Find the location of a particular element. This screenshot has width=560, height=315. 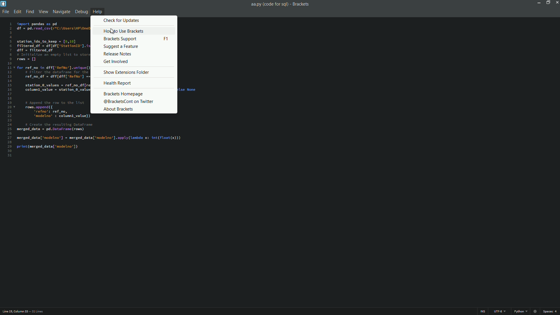

maximize is located at coordinates (548, 3).